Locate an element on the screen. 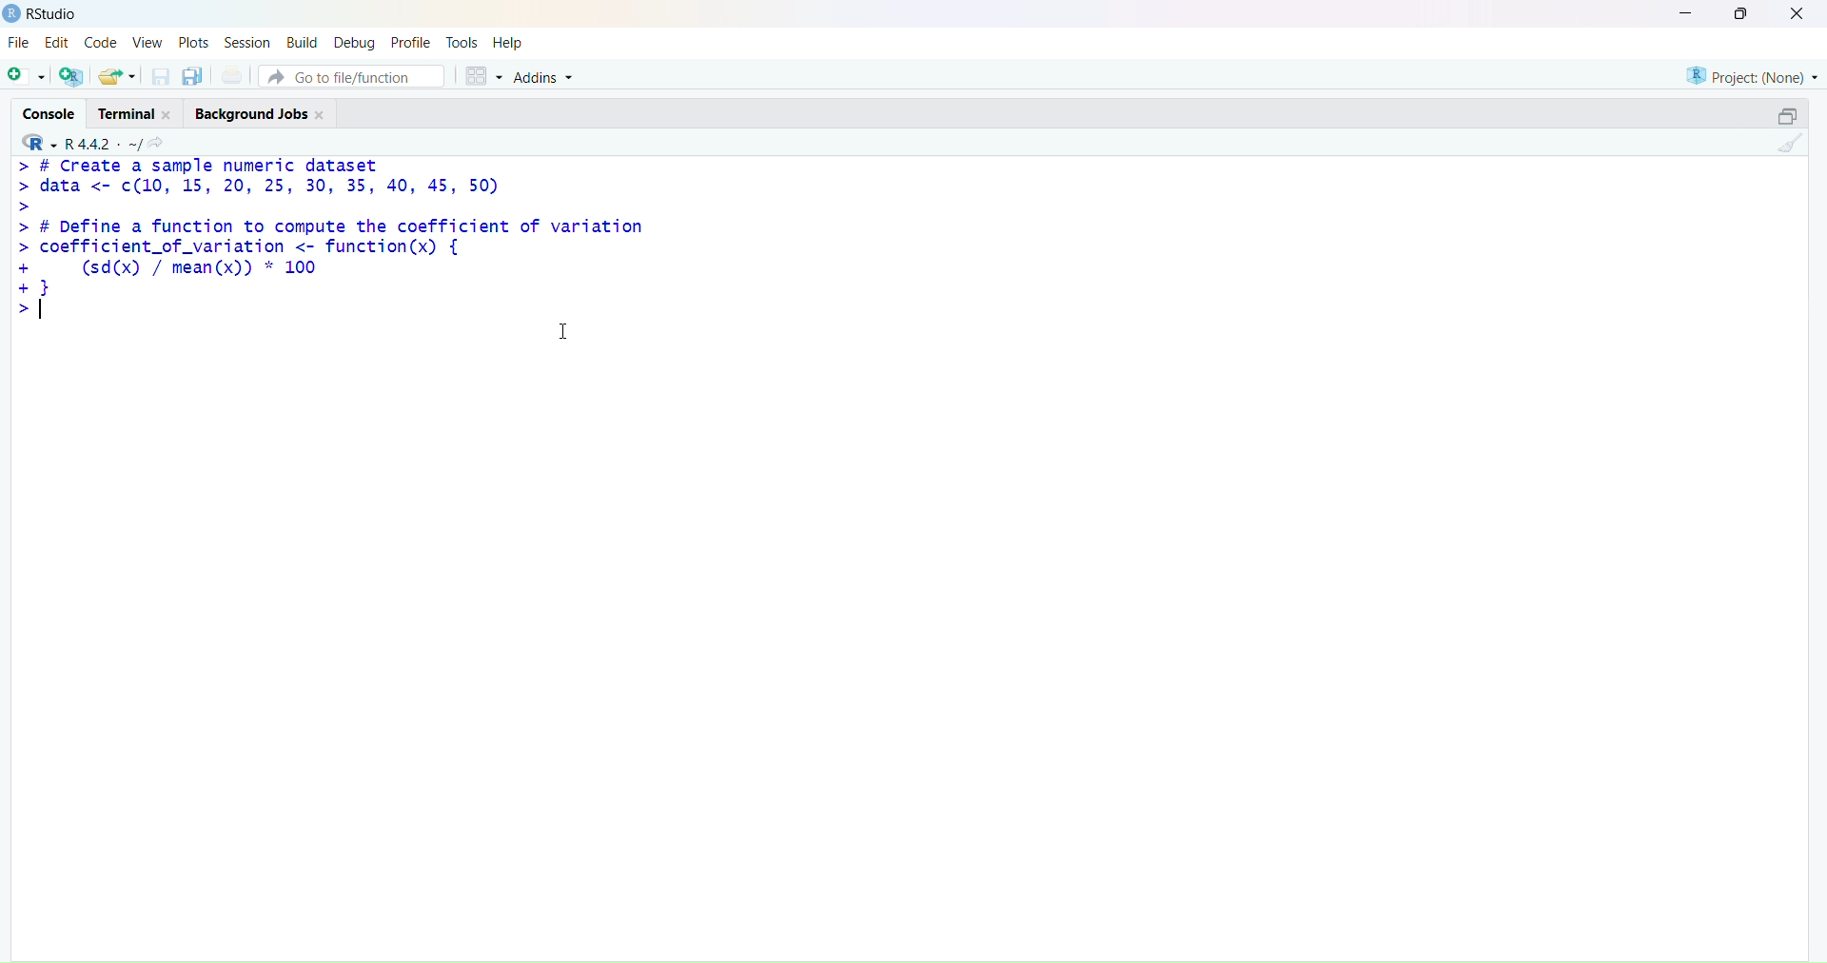  save is located at coordinates (162, 76).